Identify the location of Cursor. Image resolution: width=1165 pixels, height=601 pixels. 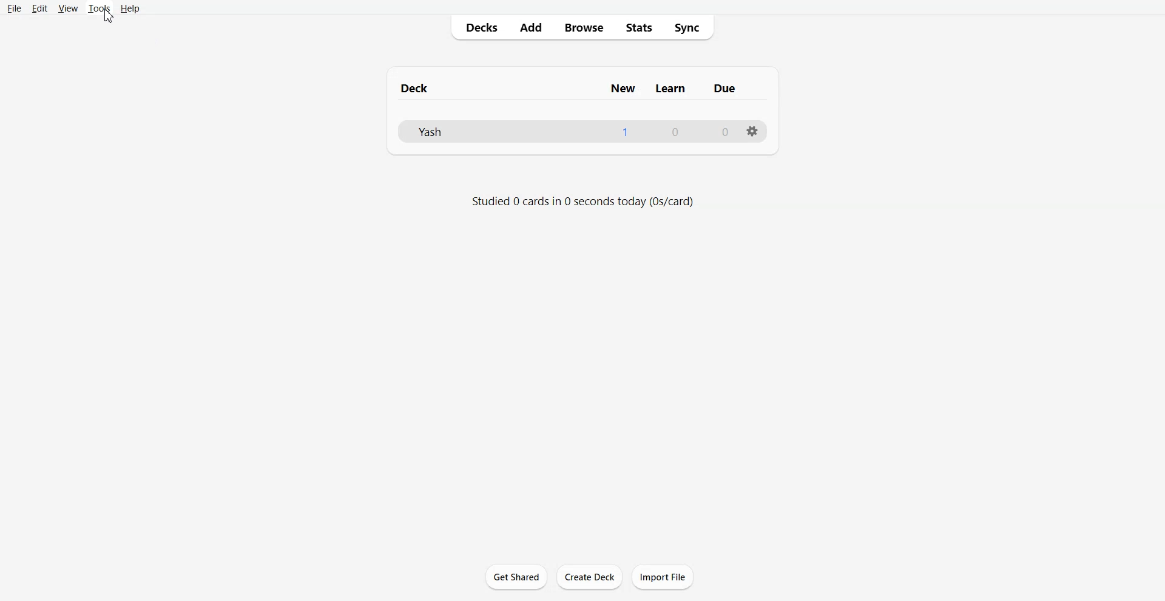
(110, 19).